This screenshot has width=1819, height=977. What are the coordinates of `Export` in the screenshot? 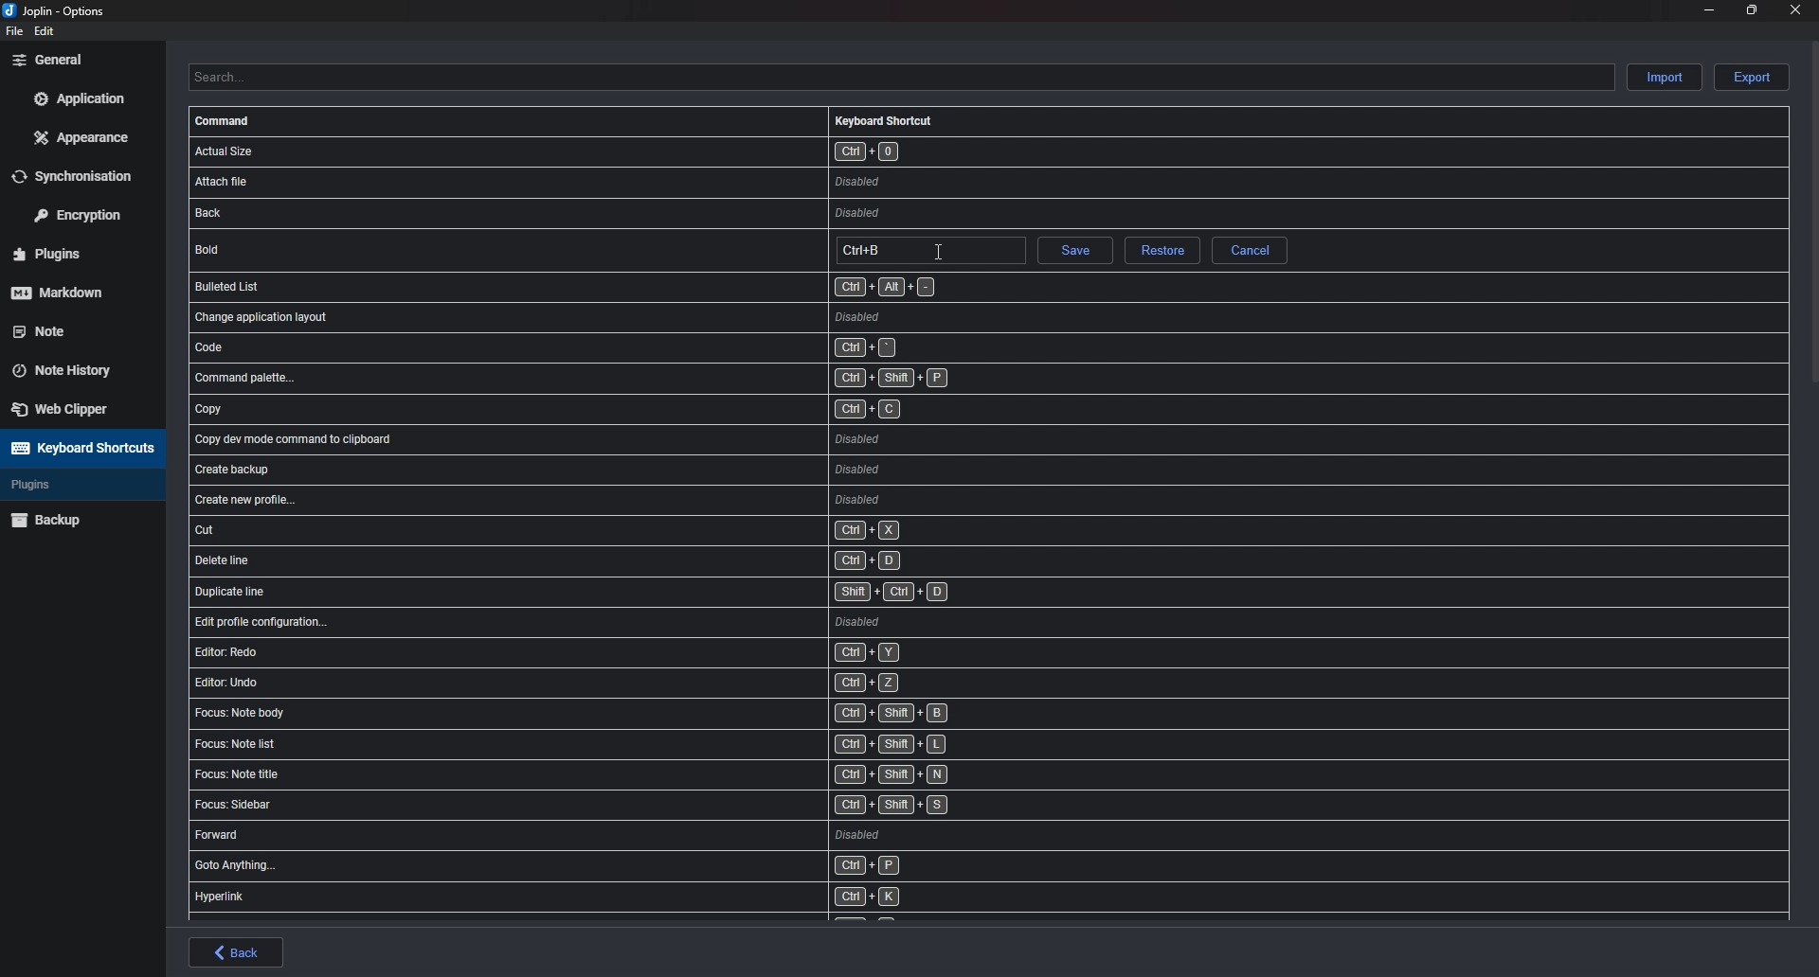 It's located at (1752, 78).